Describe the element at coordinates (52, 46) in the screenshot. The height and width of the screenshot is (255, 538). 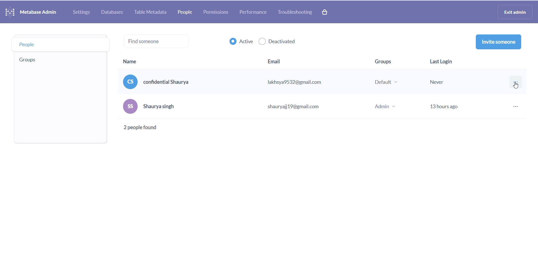
I see `people` at that location.